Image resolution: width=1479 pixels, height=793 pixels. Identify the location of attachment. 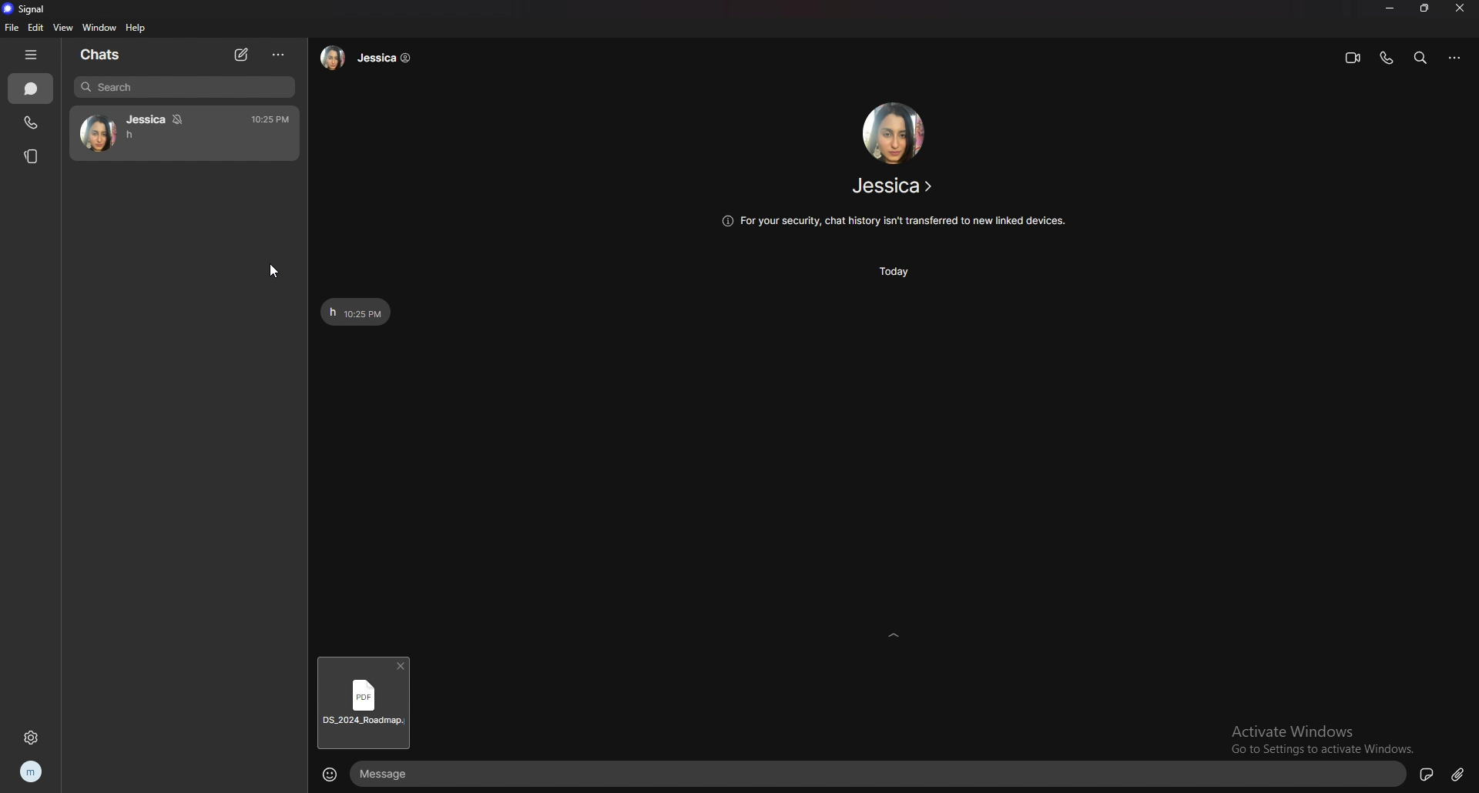
(1458, 773).